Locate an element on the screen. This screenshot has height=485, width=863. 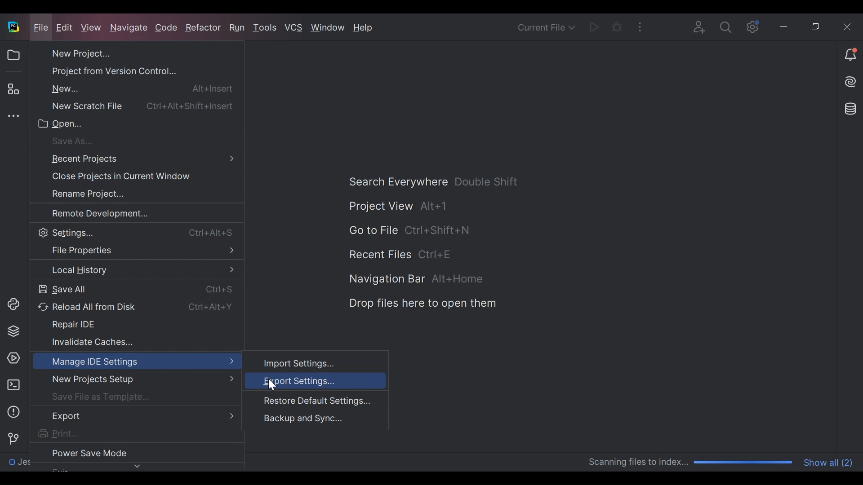
Restore Default Settings is located at coordinates (321, 401).